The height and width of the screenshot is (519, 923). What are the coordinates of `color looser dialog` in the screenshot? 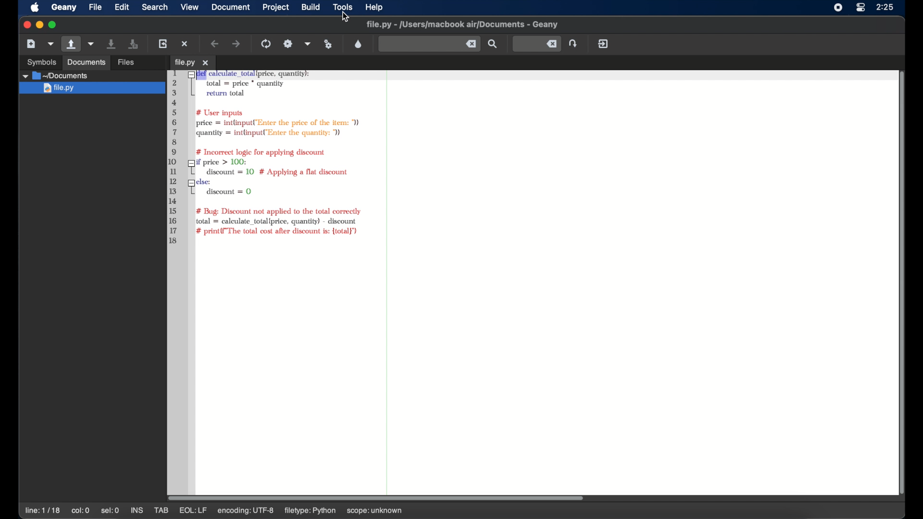 It's located at (359, 43).